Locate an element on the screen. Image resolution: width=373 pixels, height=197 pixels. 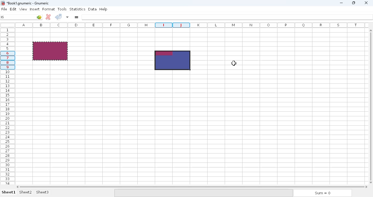
rows is located at coordinates (7, 106).